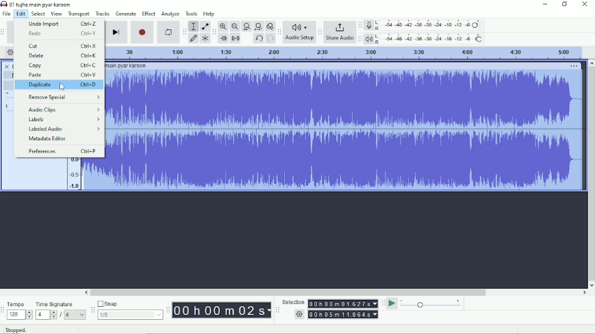 This screenshot has height=334, width=595. What do you see at coordinates (258, 27) in the screenshot?
I see `Fit project to width` at bounding box center [258, 27].